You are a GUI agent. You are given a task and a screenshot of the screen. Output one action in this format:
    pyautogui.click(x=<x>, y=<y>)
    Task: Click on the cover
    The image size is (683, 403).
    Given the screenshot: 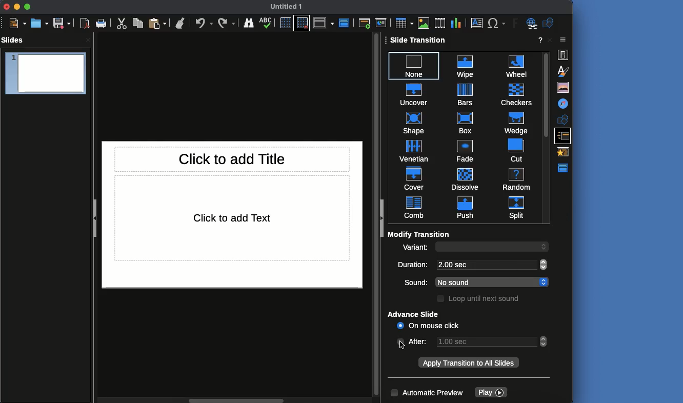 What is the action you would take?
    pyautogui.click(x=415, y=177)
    